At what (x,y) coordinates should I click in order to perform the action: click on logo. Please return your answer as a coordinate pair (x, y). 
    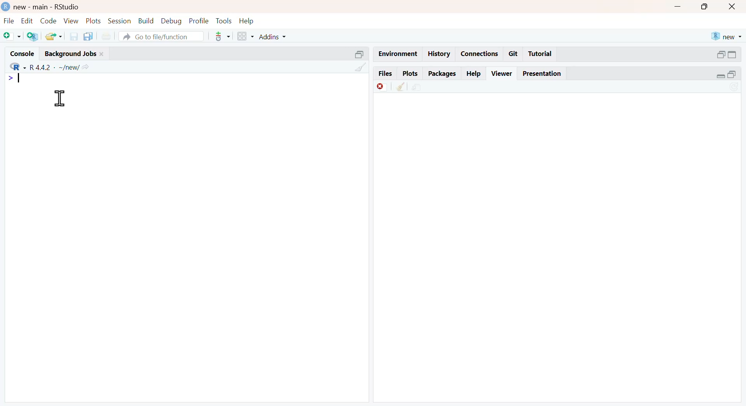
    Looking at the image, I should click on (5, 6).